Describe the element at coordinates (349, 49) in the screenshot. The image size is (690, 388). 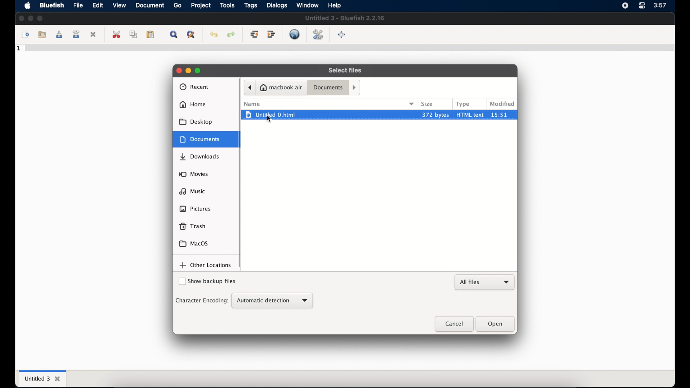
I see `code line` at that location.